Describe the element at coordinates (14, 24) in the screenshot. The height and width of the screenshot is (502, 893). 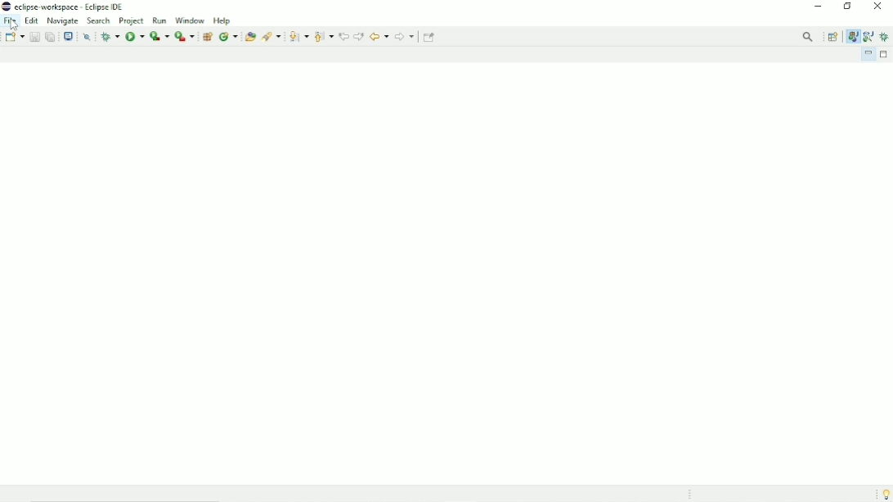
I see `Cursor` at that location.